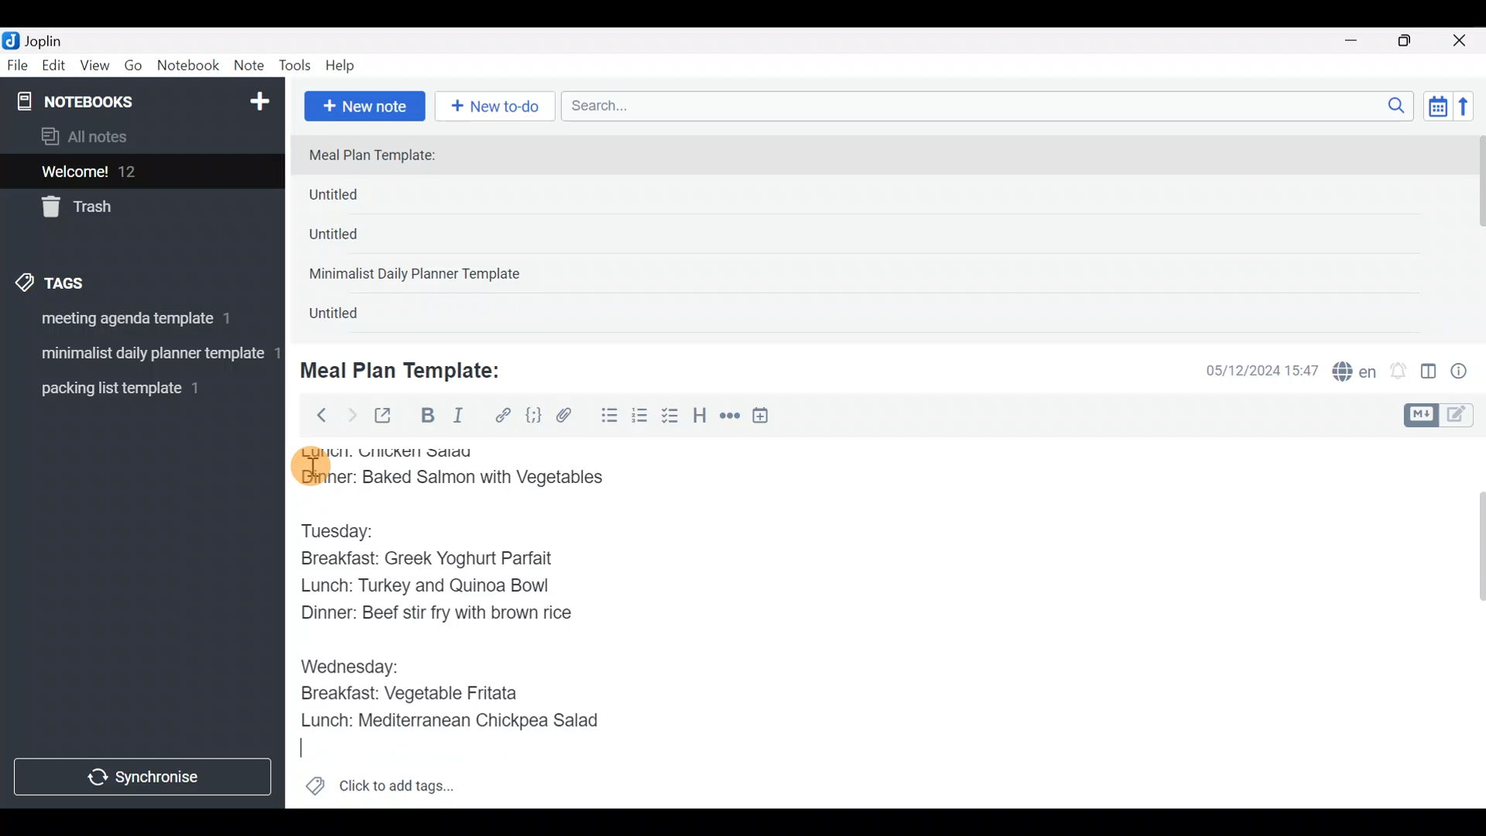 The image size is (1486, 836). What do you see at coordinates (351, 415) in the screenshot?
I see `Forward` at bounding box center [351, 415].